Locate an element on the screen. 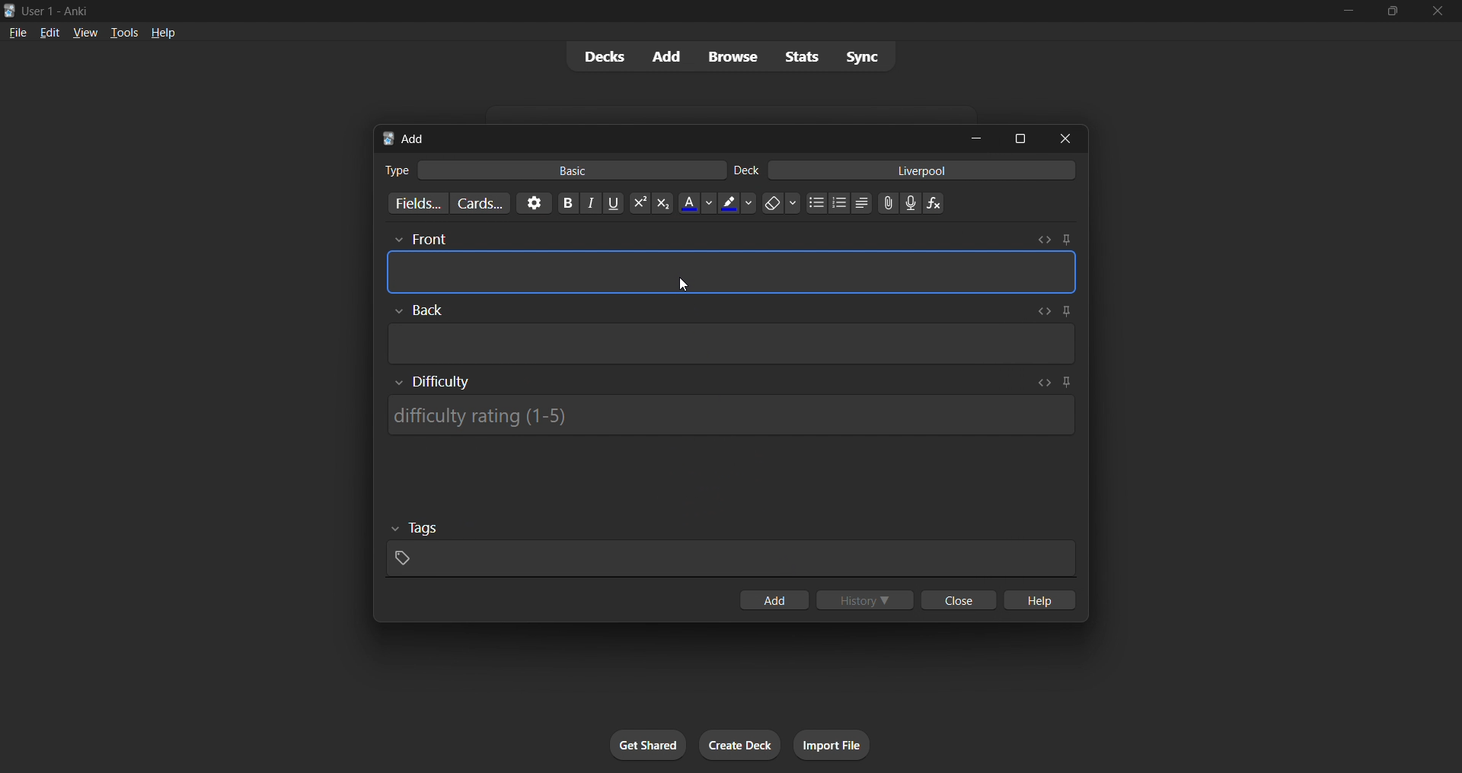 This screenshot has height=773, width=1462. minimize is located at coordinates (976, 138).